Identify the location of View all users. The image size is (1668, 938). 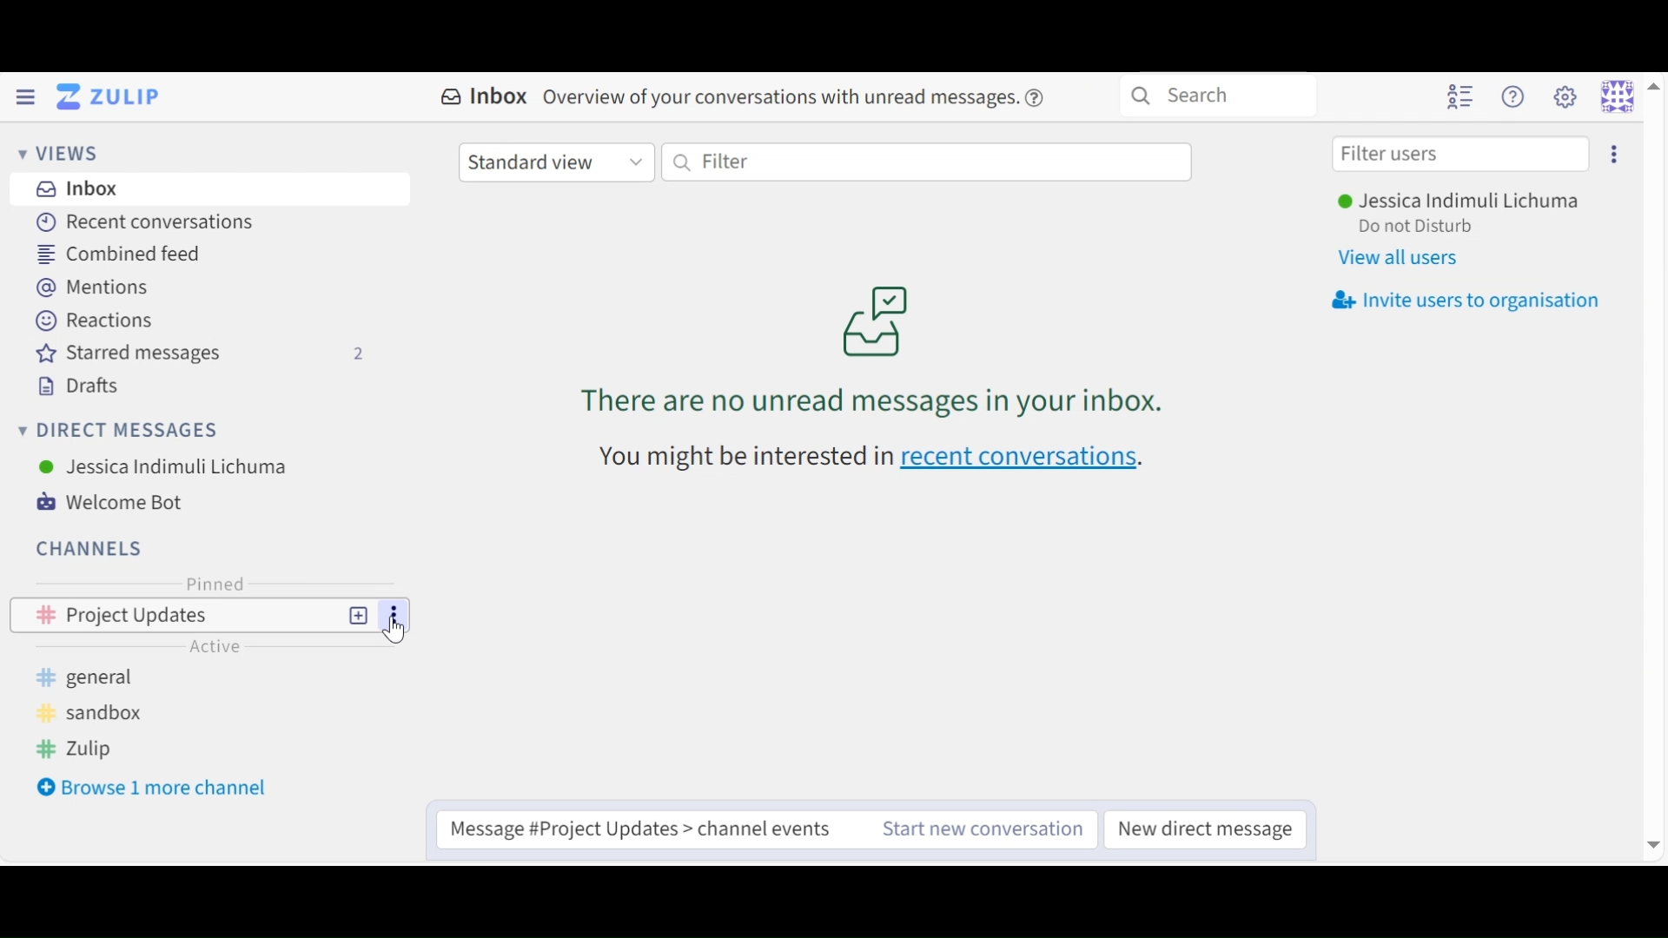
(1396, 258).